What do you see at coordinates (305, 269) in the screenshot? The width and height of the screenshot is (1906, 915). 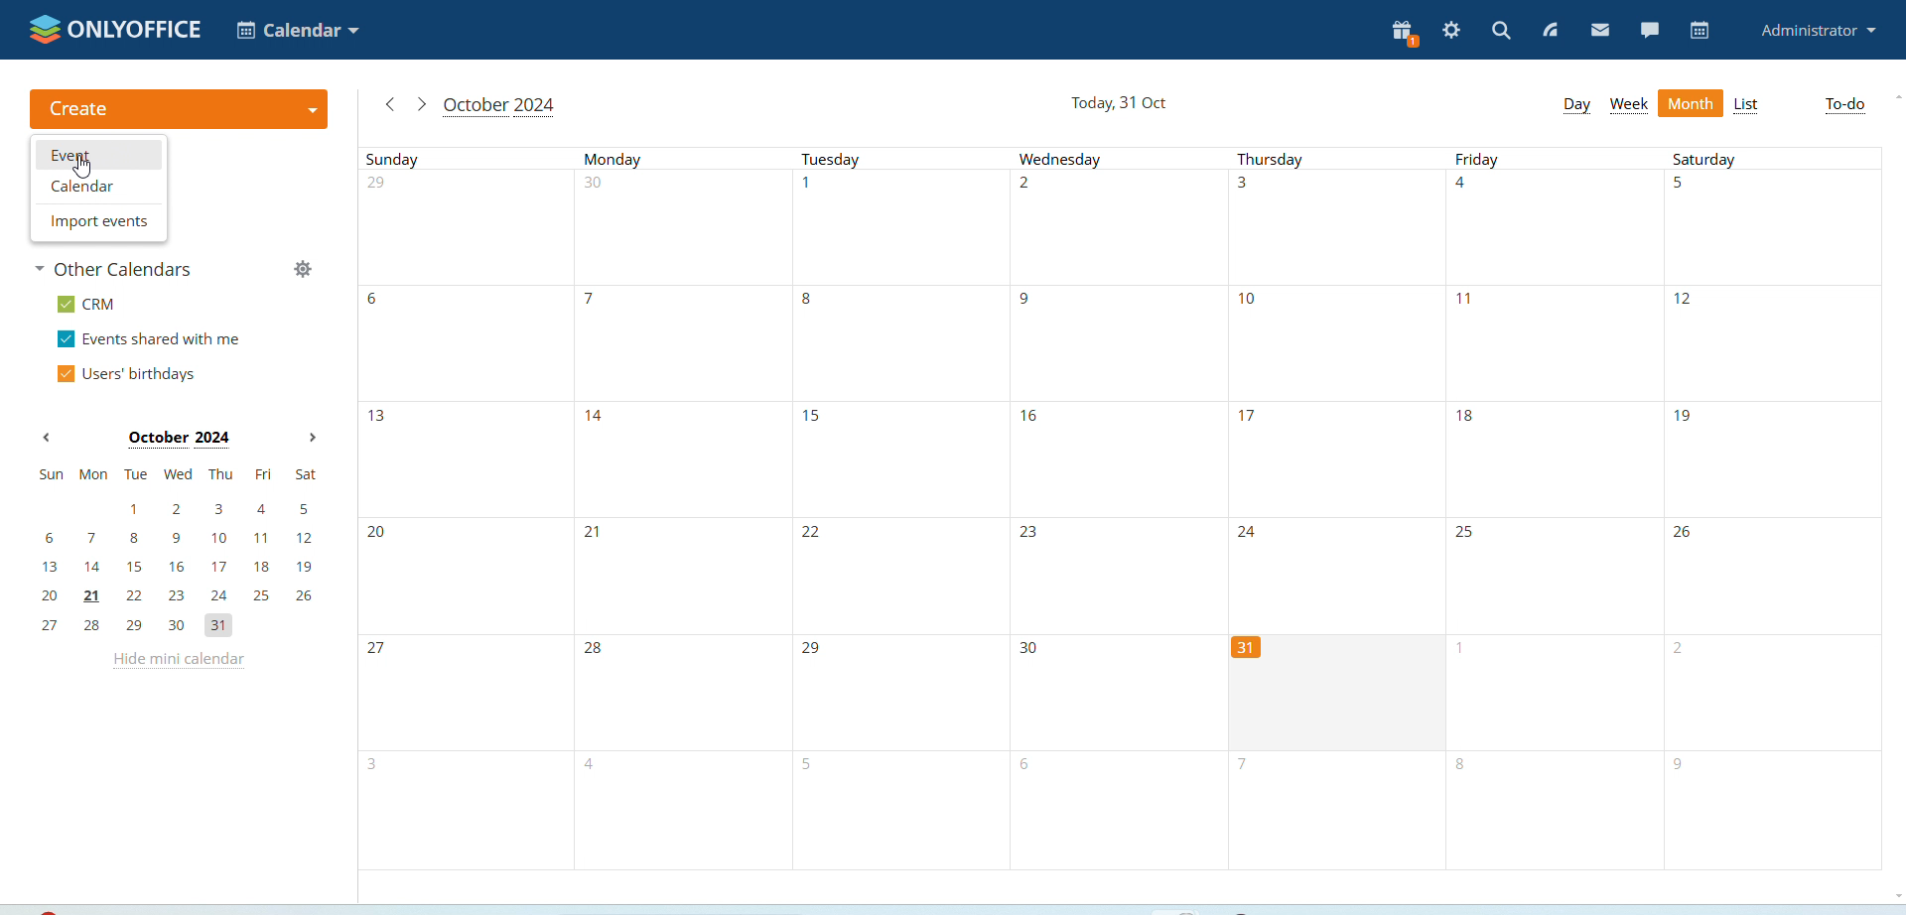 I see `manage` at bounding box center [305, 269].